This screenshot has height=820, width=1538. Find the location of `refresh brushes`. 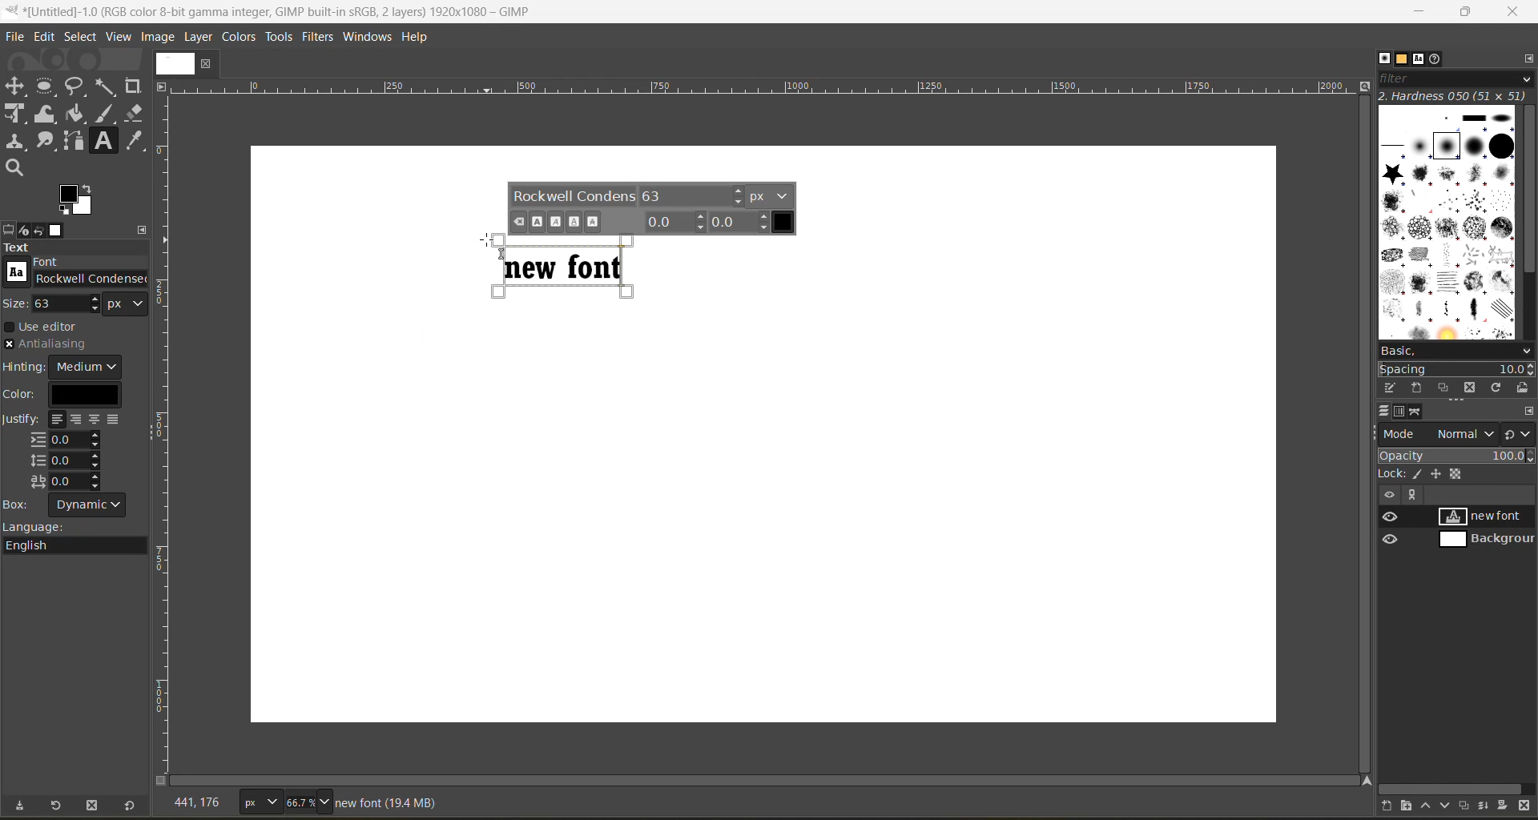

refresh brushes is located at coordinates (1495, 388).